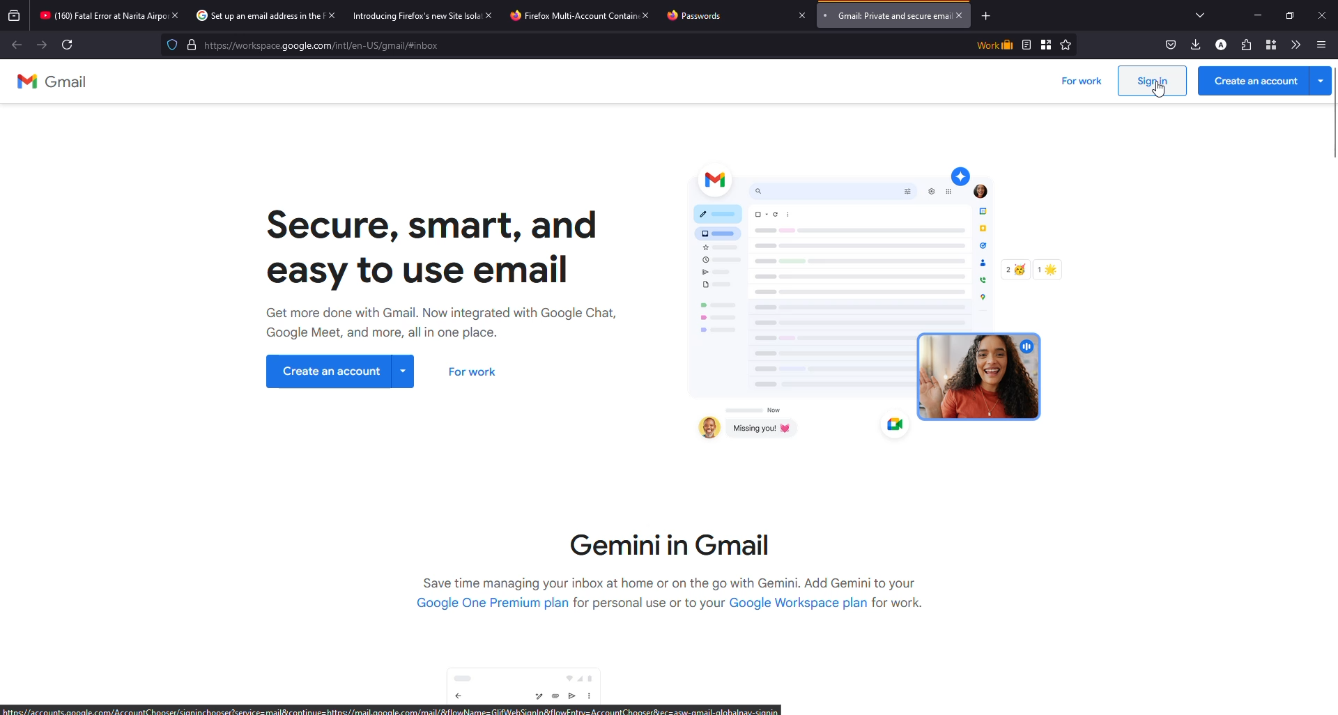 The height and width of the screenshot is (715, 1338). What do you see at coordinates (250, 15) in the screenshot?
I see `Set up an email address in` at bounding box center [250, 15].